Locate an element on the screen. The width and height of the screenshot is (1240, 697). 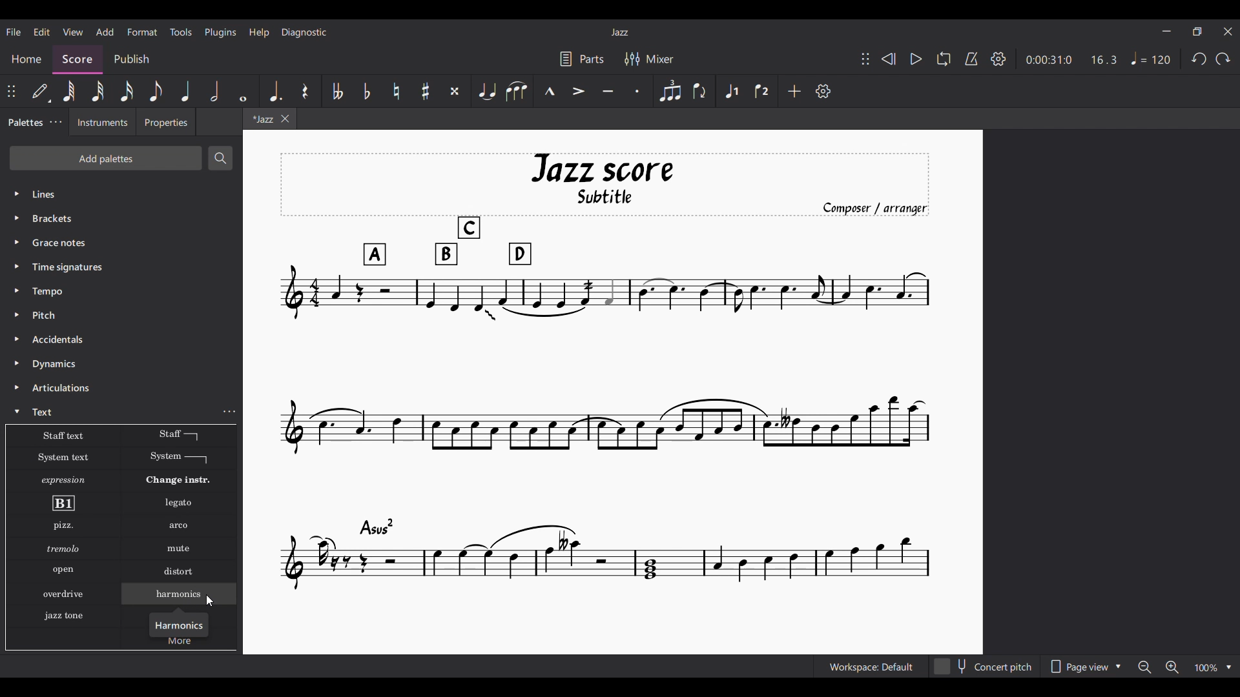
Show in smaller tab is located at coordinates (1197, 32).